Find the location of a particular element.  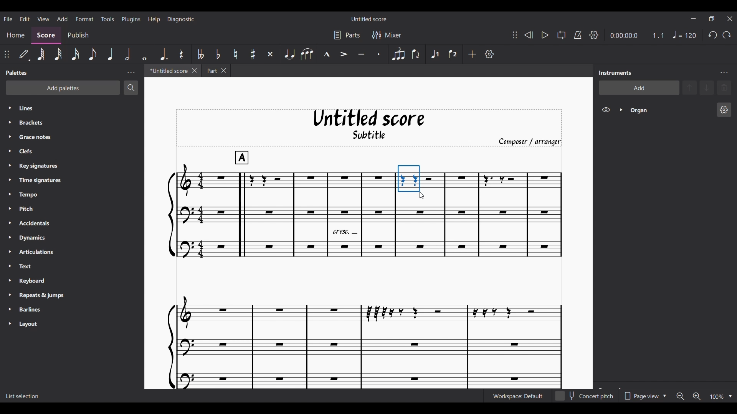

Augmentation dot is located at coordinates (164, 54).